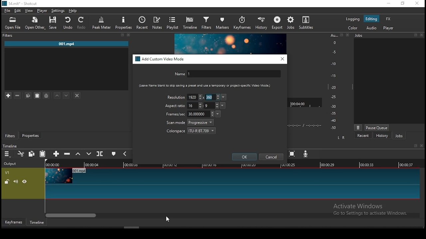  I want to click on lift, so click(78, 154).